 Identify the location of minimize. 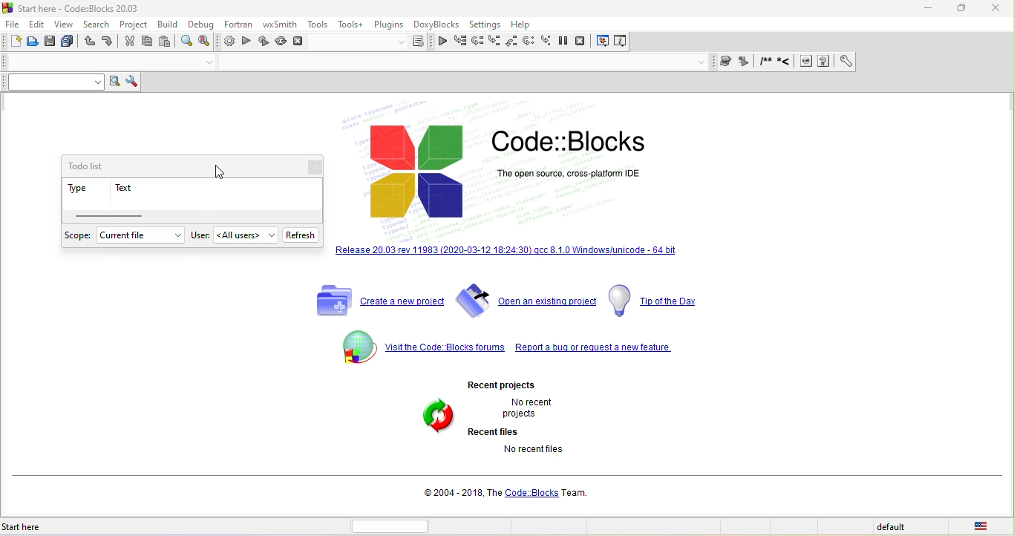
(930, 8).